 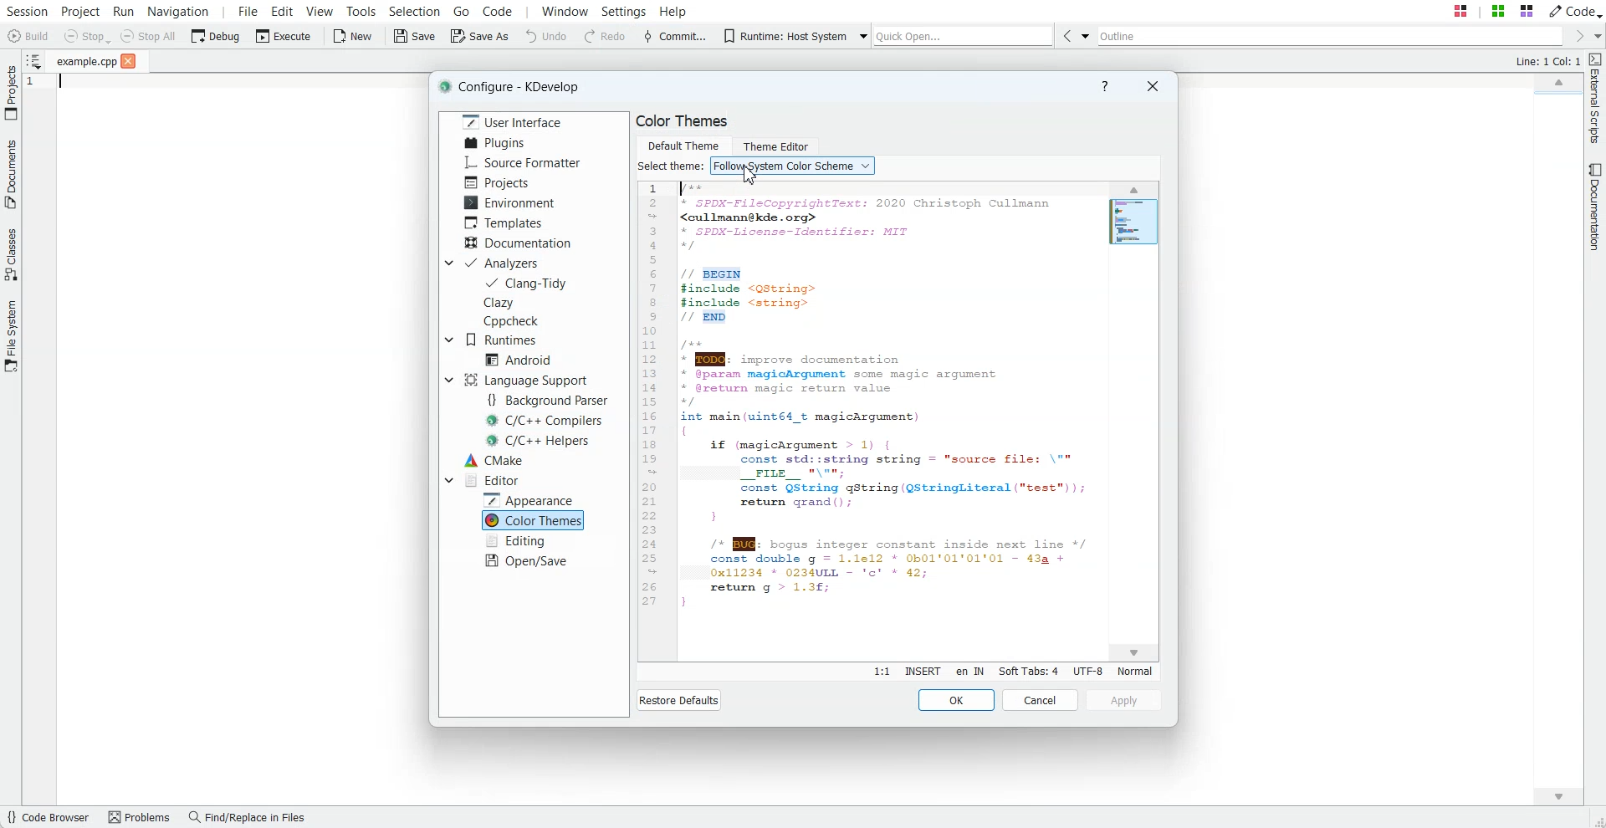 What do you see at coordinates (355, 37) in the screenshot?
I see `New` at bounding box center [355, 37].